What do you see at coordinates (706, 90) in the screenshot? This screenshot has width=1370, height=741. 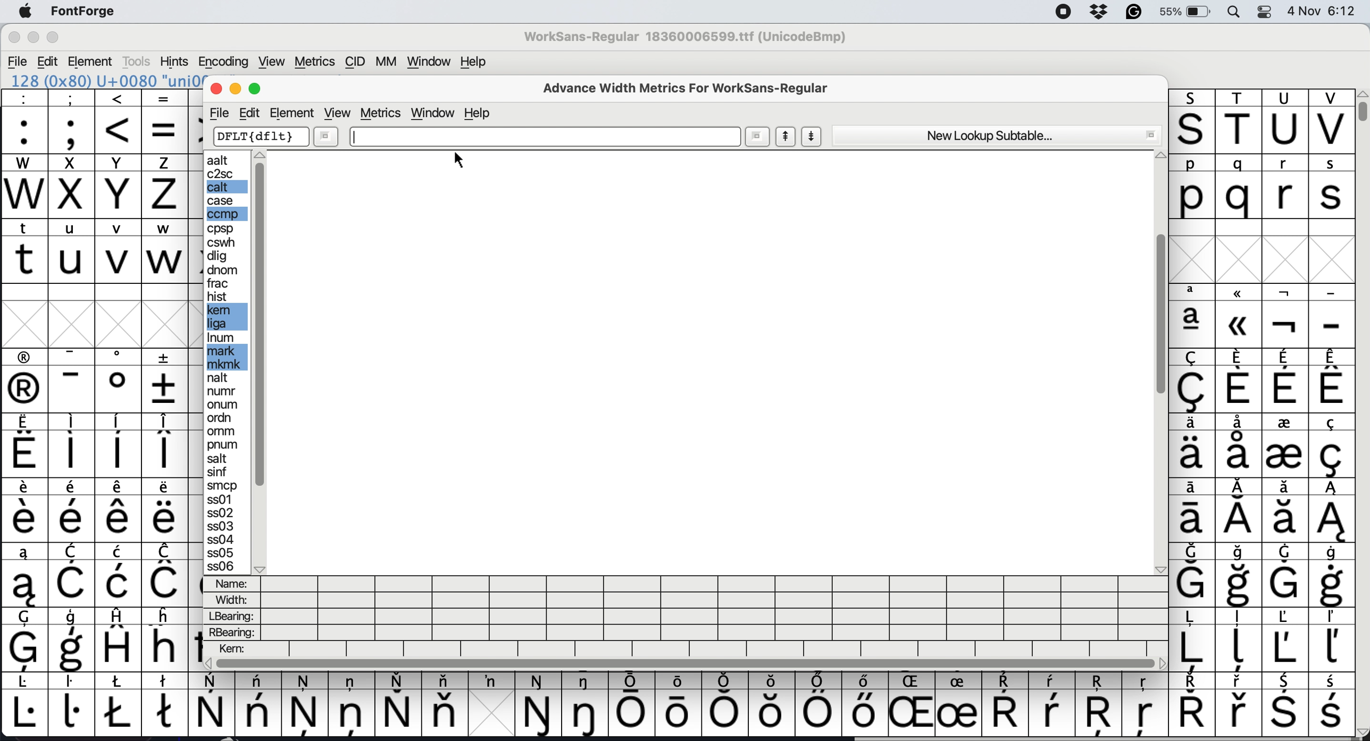 I see `advance width metrics for worksans-regular` at bounding box center [706, 90].